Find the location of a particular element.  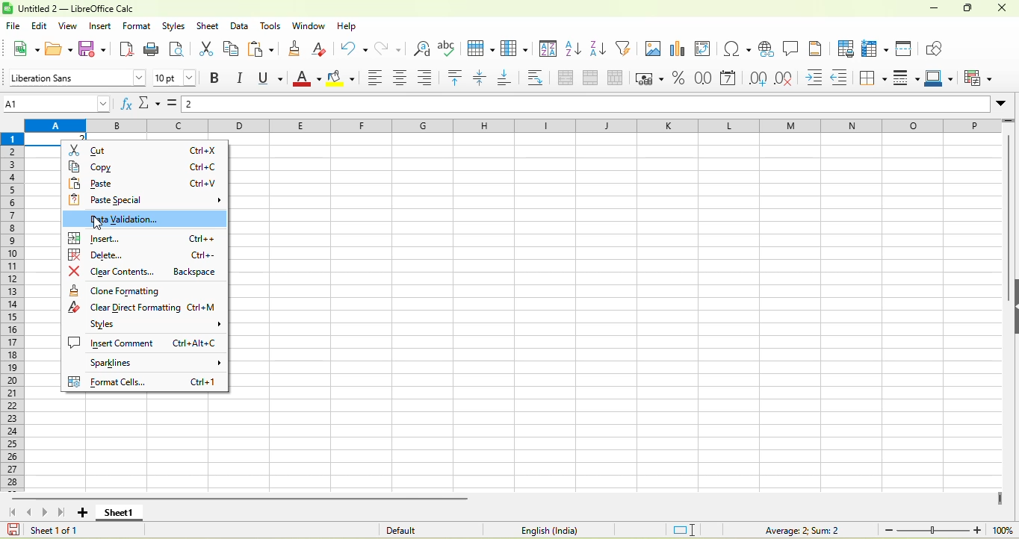

borders is located at coordinates (874, 78).